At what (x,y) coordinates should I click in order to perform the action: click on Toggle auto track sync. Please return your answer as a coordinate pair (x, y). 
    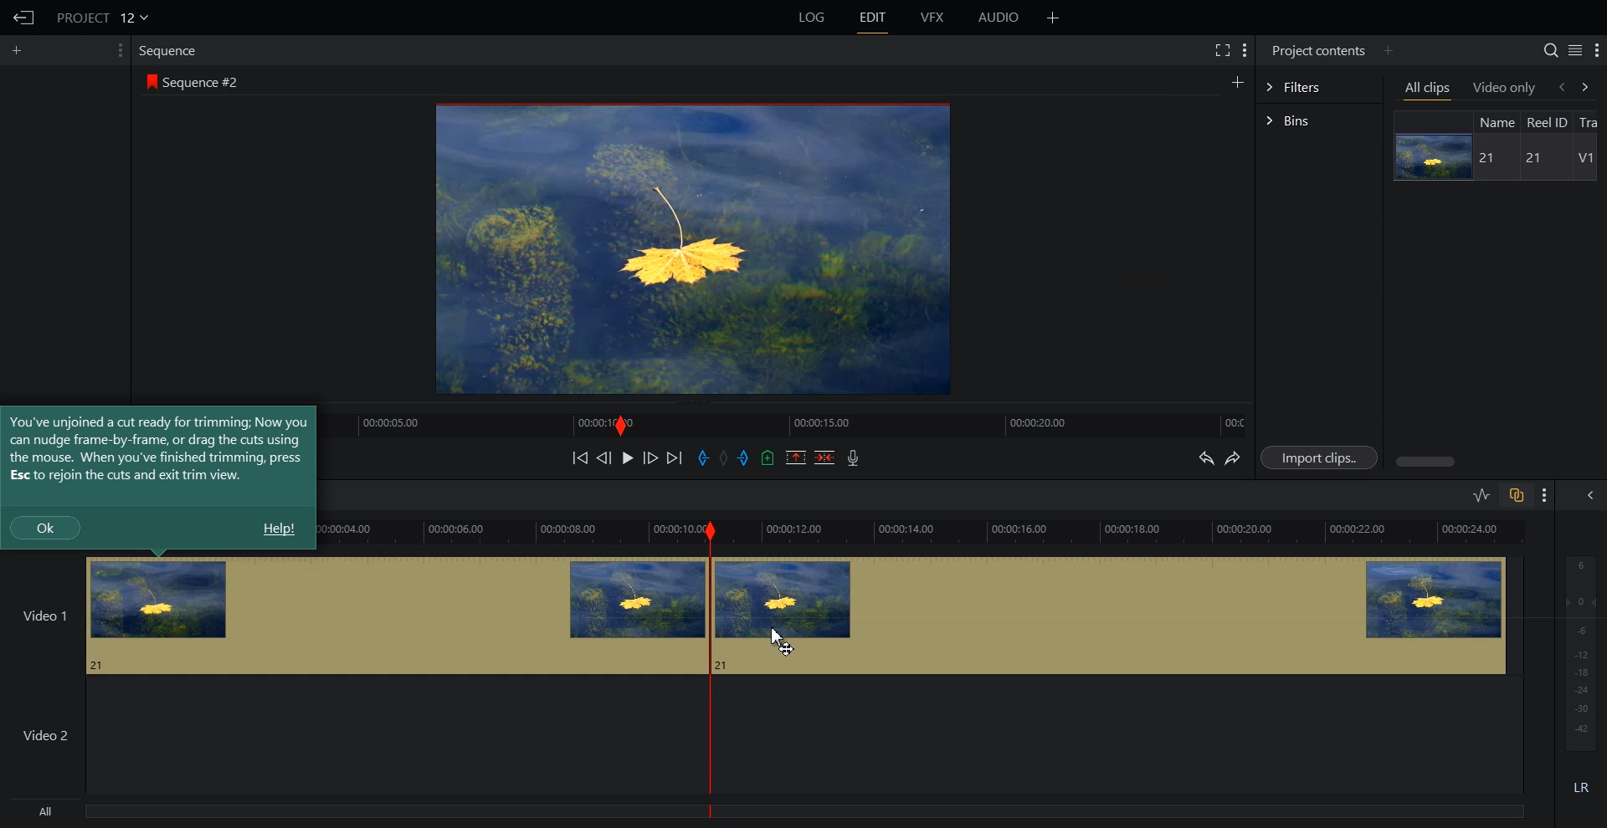
    Looking at the image, I should click on (1516, 494).